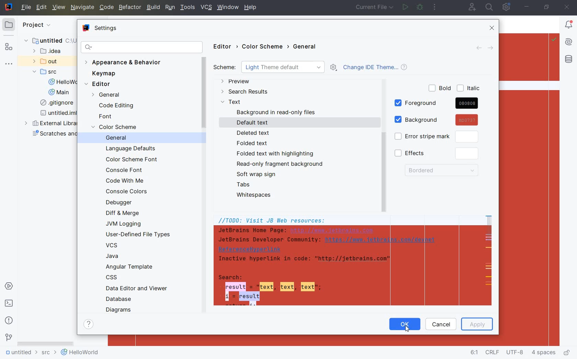  What do you see at coordinates (375, 8) in the screenshot?
I see `current file` at bounding box center [375, 8].